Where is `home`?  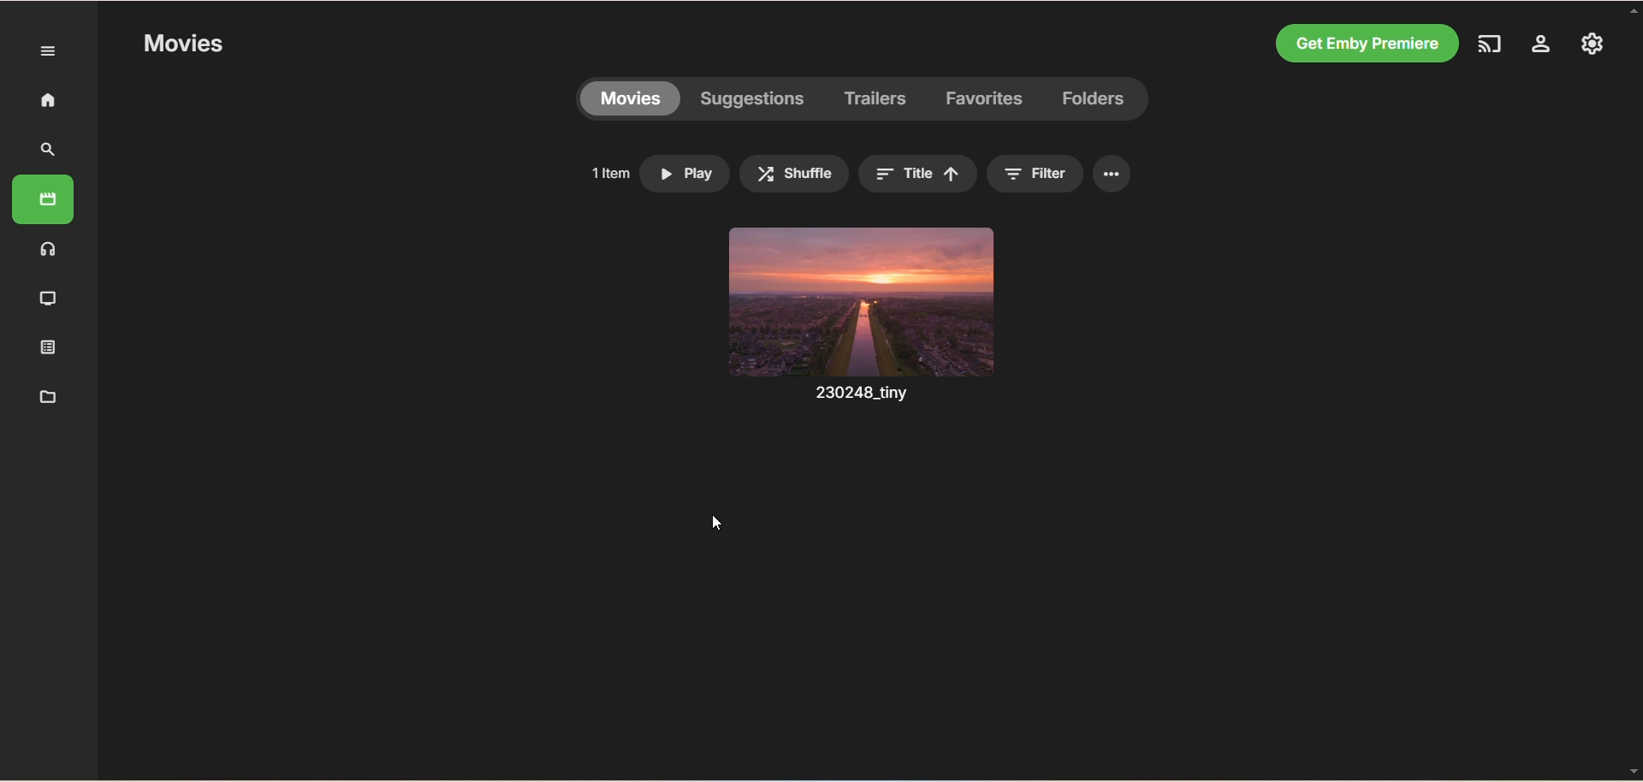
home is located at coordinates (44, 102).